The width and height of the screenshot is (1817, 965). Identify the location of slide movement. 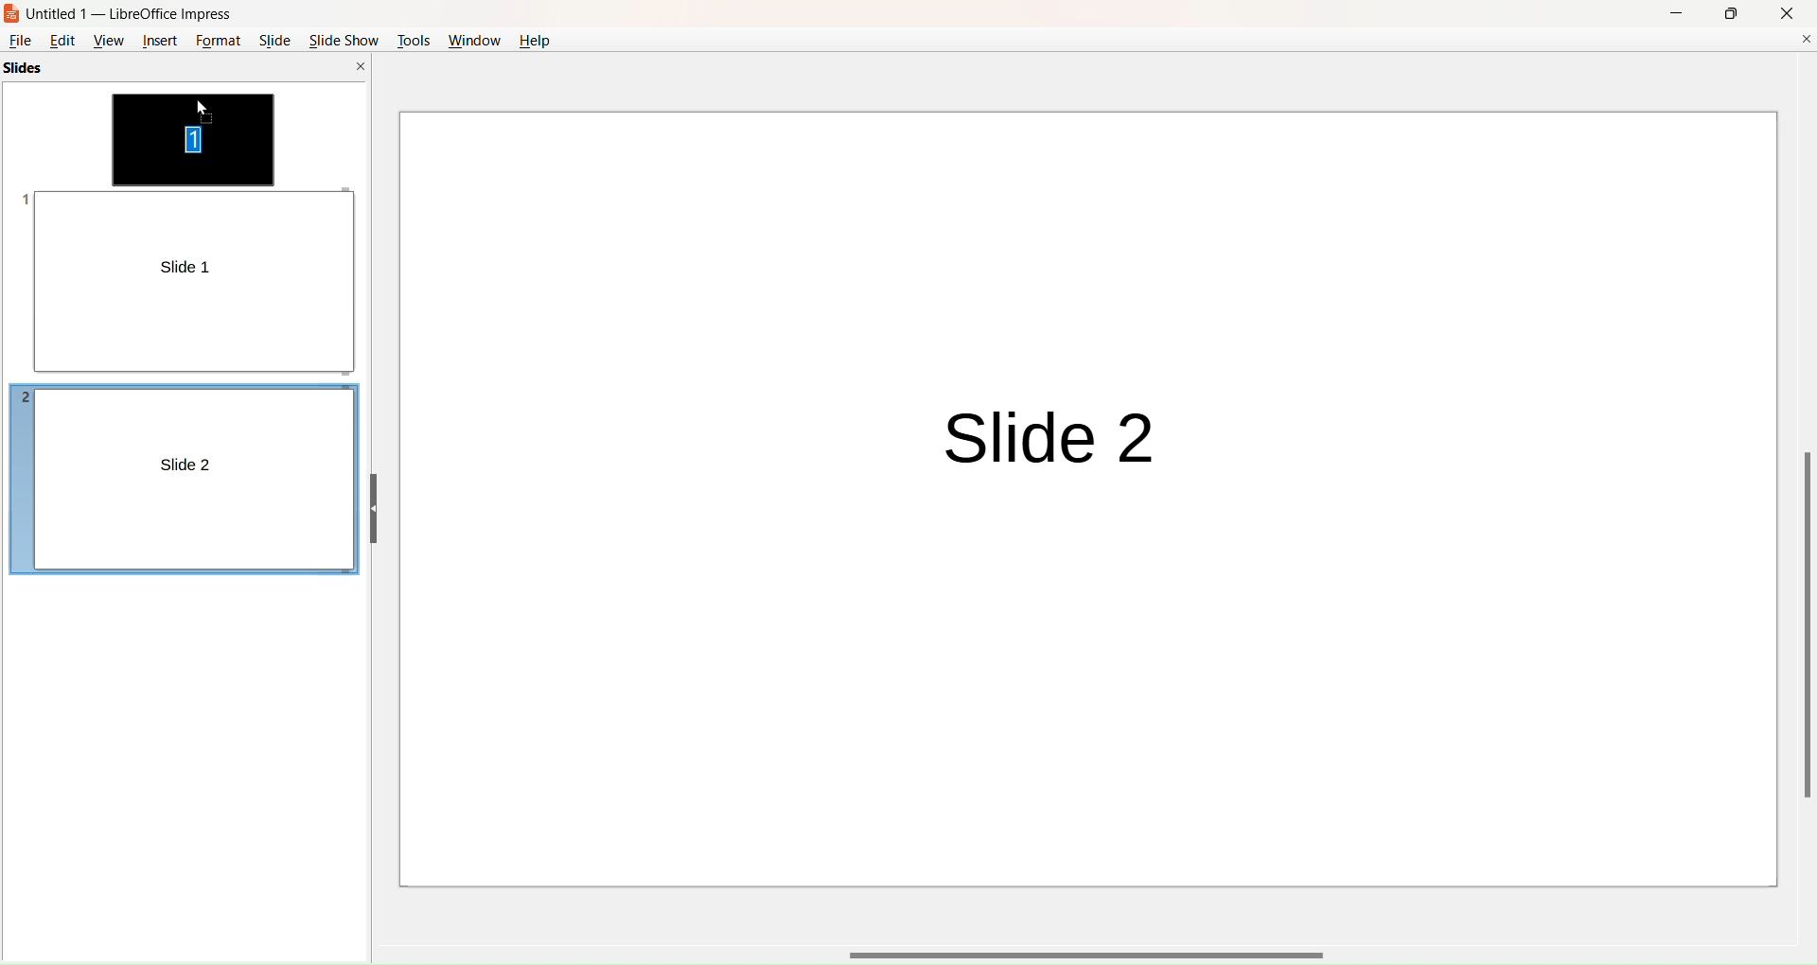
(191, 137).